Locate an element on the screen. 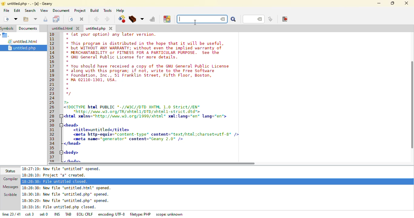  20 is located at coordinates (52, 79).